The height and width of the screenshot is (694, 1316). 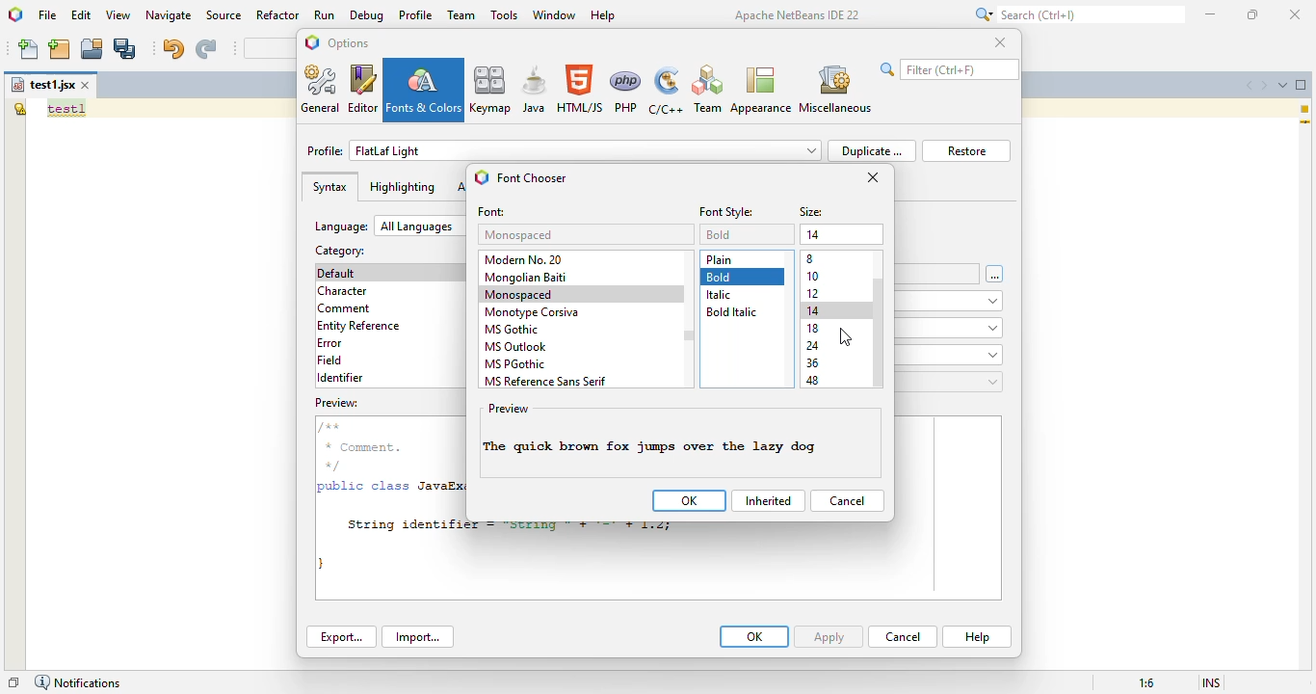 What do you see at coordinates (814, 328) in the screenshot?
I see `18` at bounding box center [814, 328].